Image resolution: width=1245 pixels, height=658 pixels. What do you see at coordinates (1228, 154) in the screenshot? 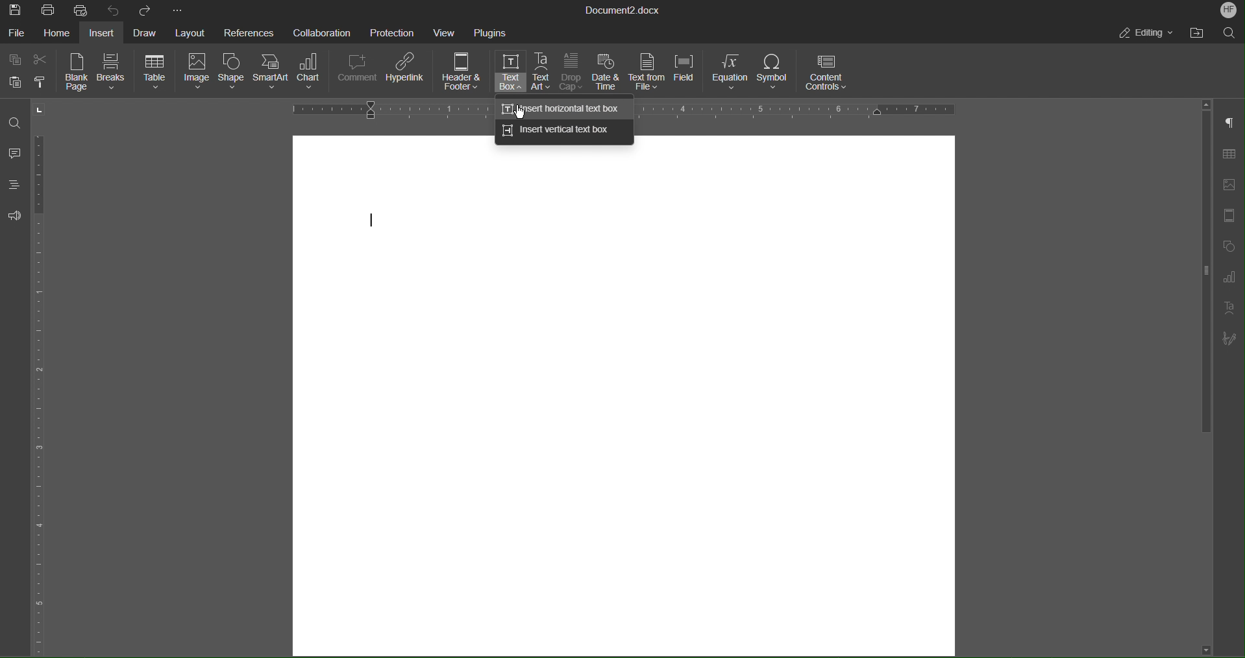
I see `Table` at bounding box center [1228, 154].